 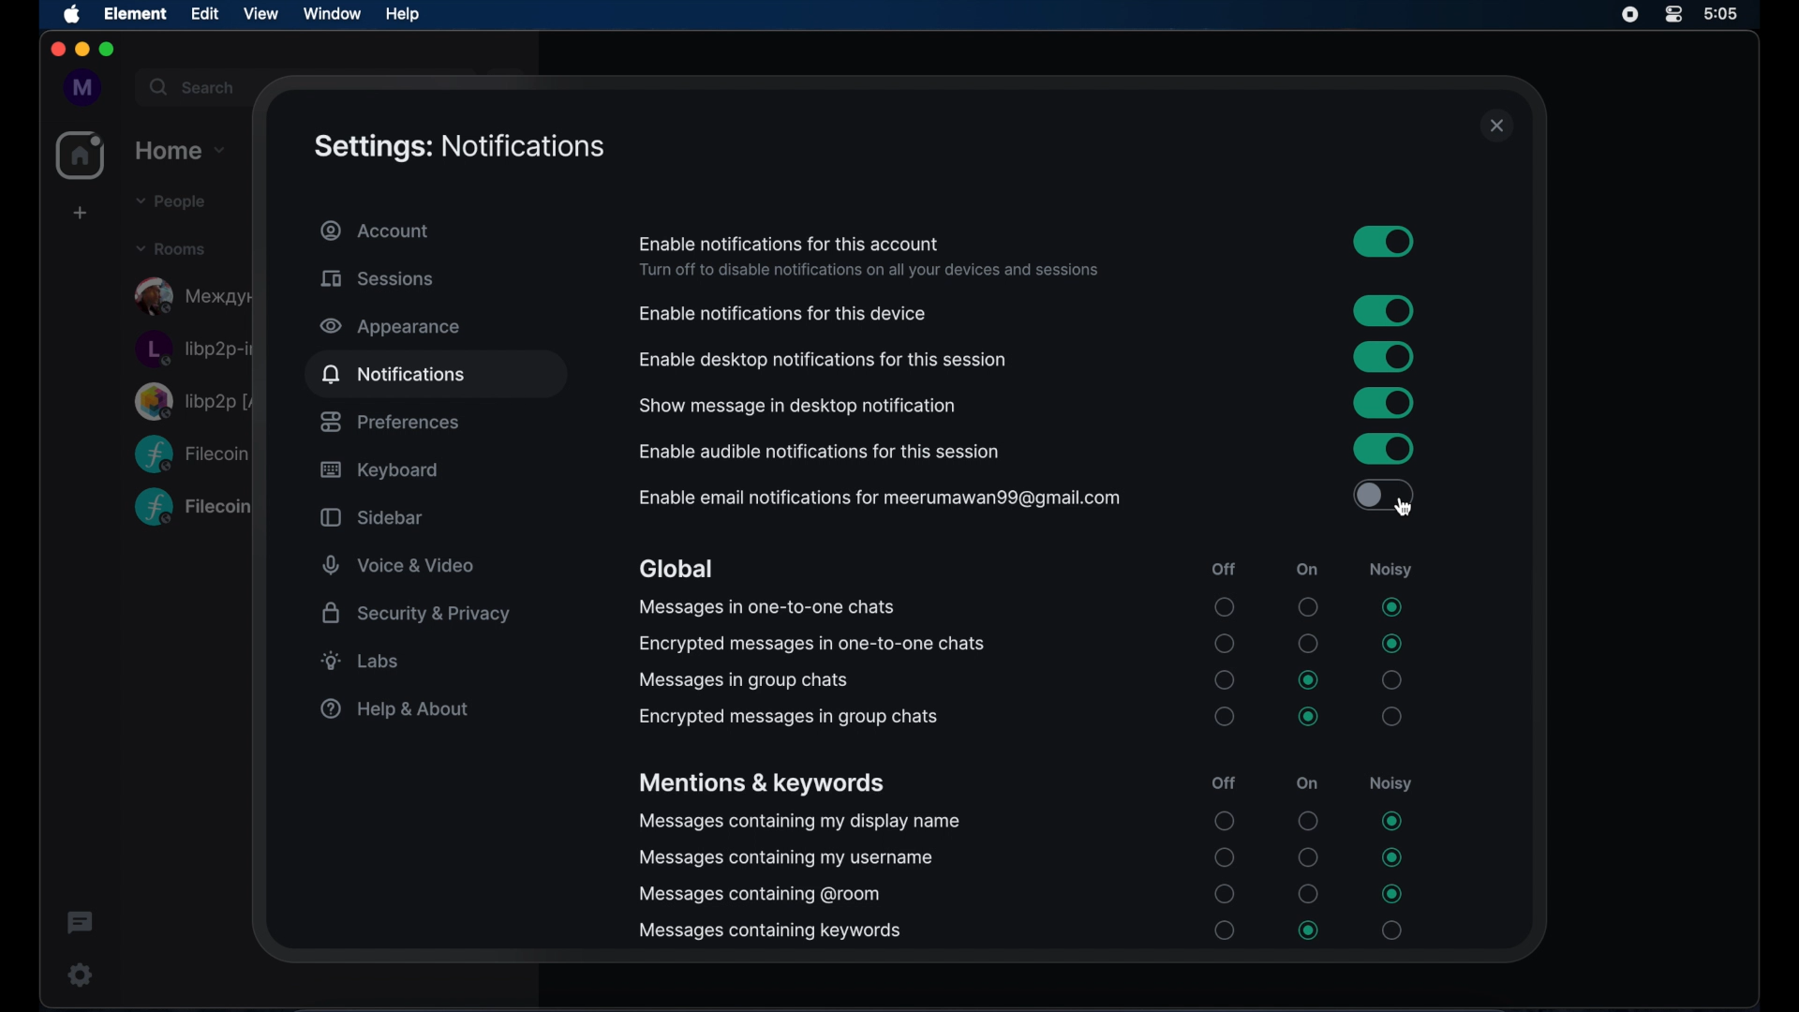 What do you see at coordinates (823, 360) in the screenshot?
I see `enable desktop notifications for this session` at bounding box center [823, 360].